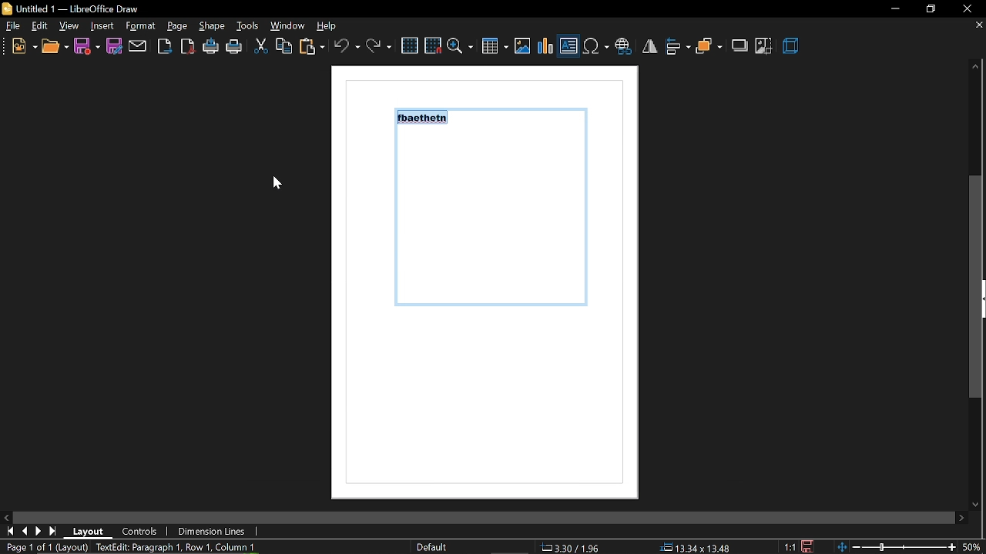  Describe the element at coordinates (54, 47) in the screenshot. I see `open` at that location.